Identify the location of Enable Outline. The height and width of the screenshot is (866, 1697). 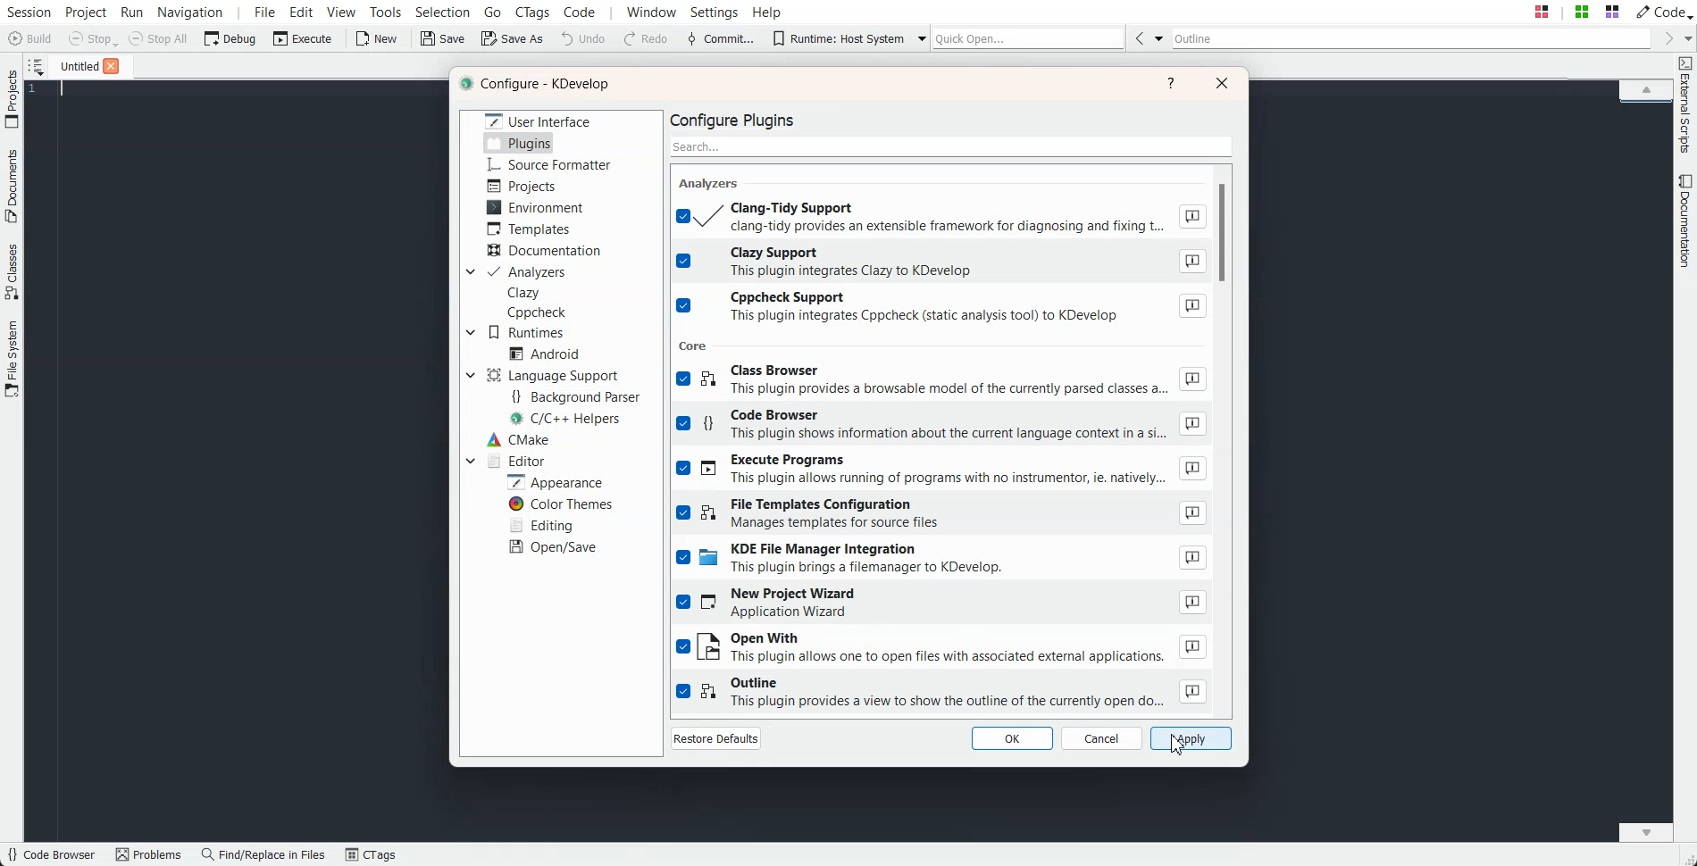
(942, 693).